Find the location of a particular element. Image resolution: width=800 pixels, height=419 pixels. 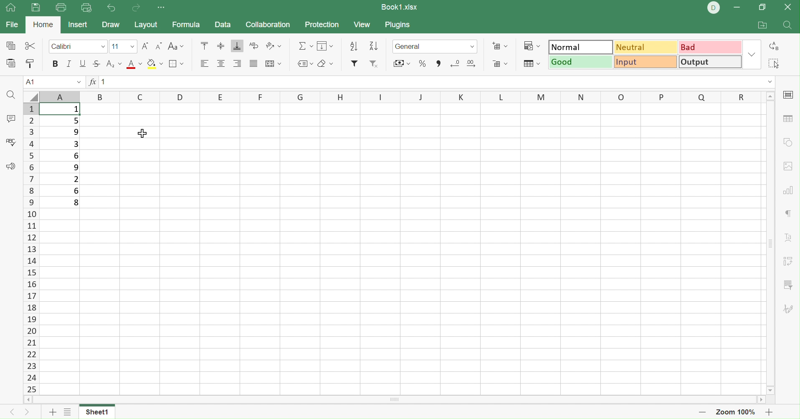

Wrap text is located at coordinates (253, 45).